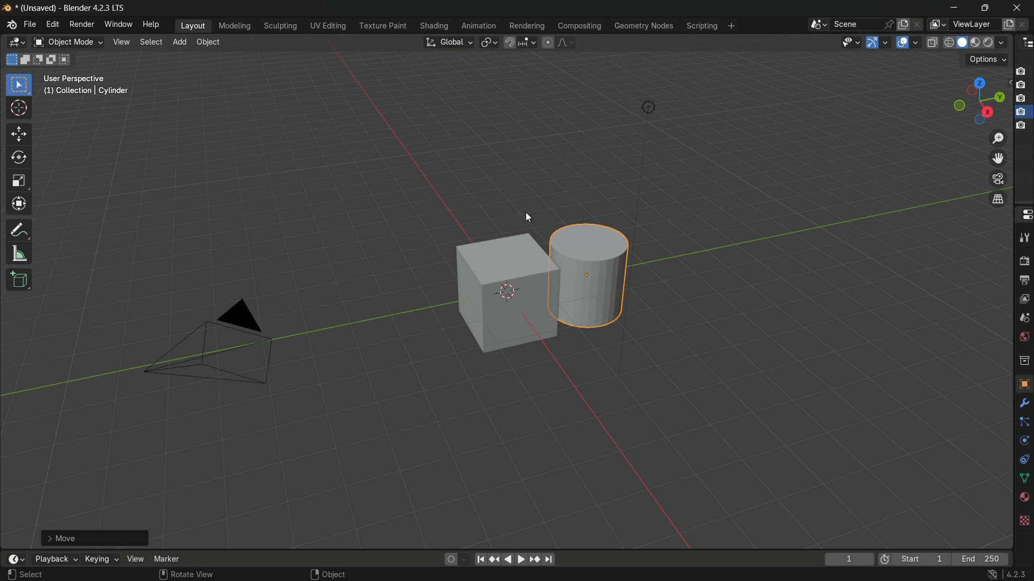 This screenshot has width=1034, height=581. What do you see at coordinates (1019, 442) in the screenshot?
I see `rotate` at bounding box center [1019, 442].